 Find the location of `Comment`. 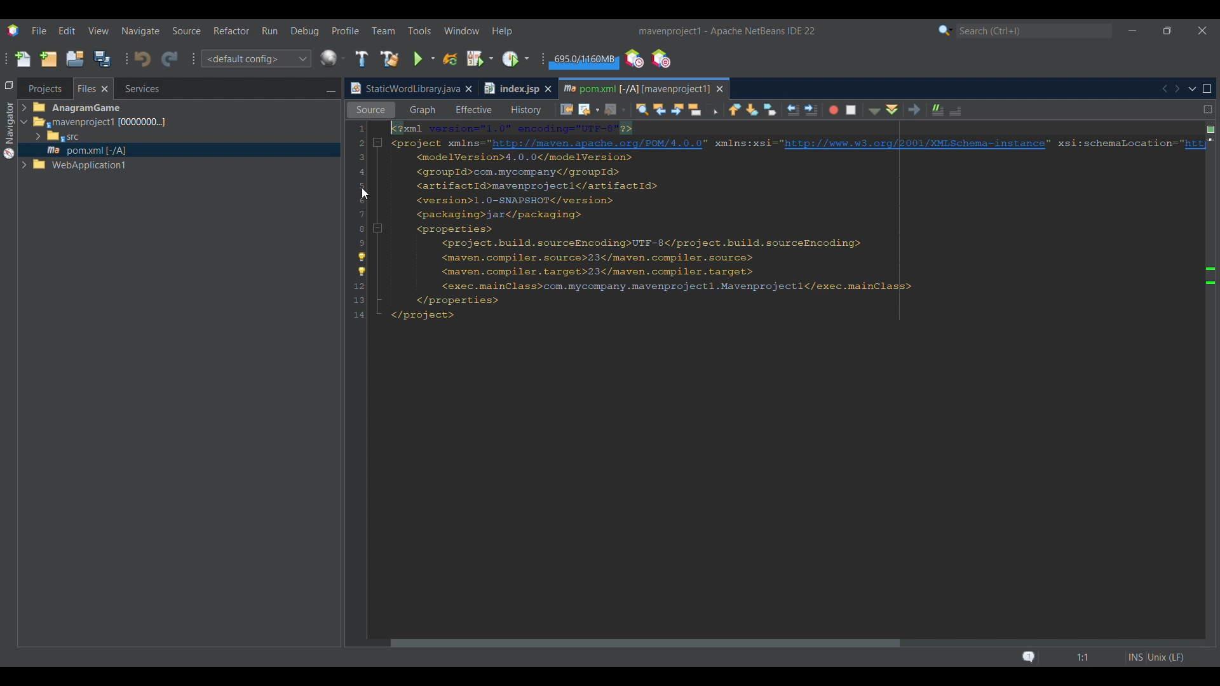

Comment is located at coordinates (935, 108).